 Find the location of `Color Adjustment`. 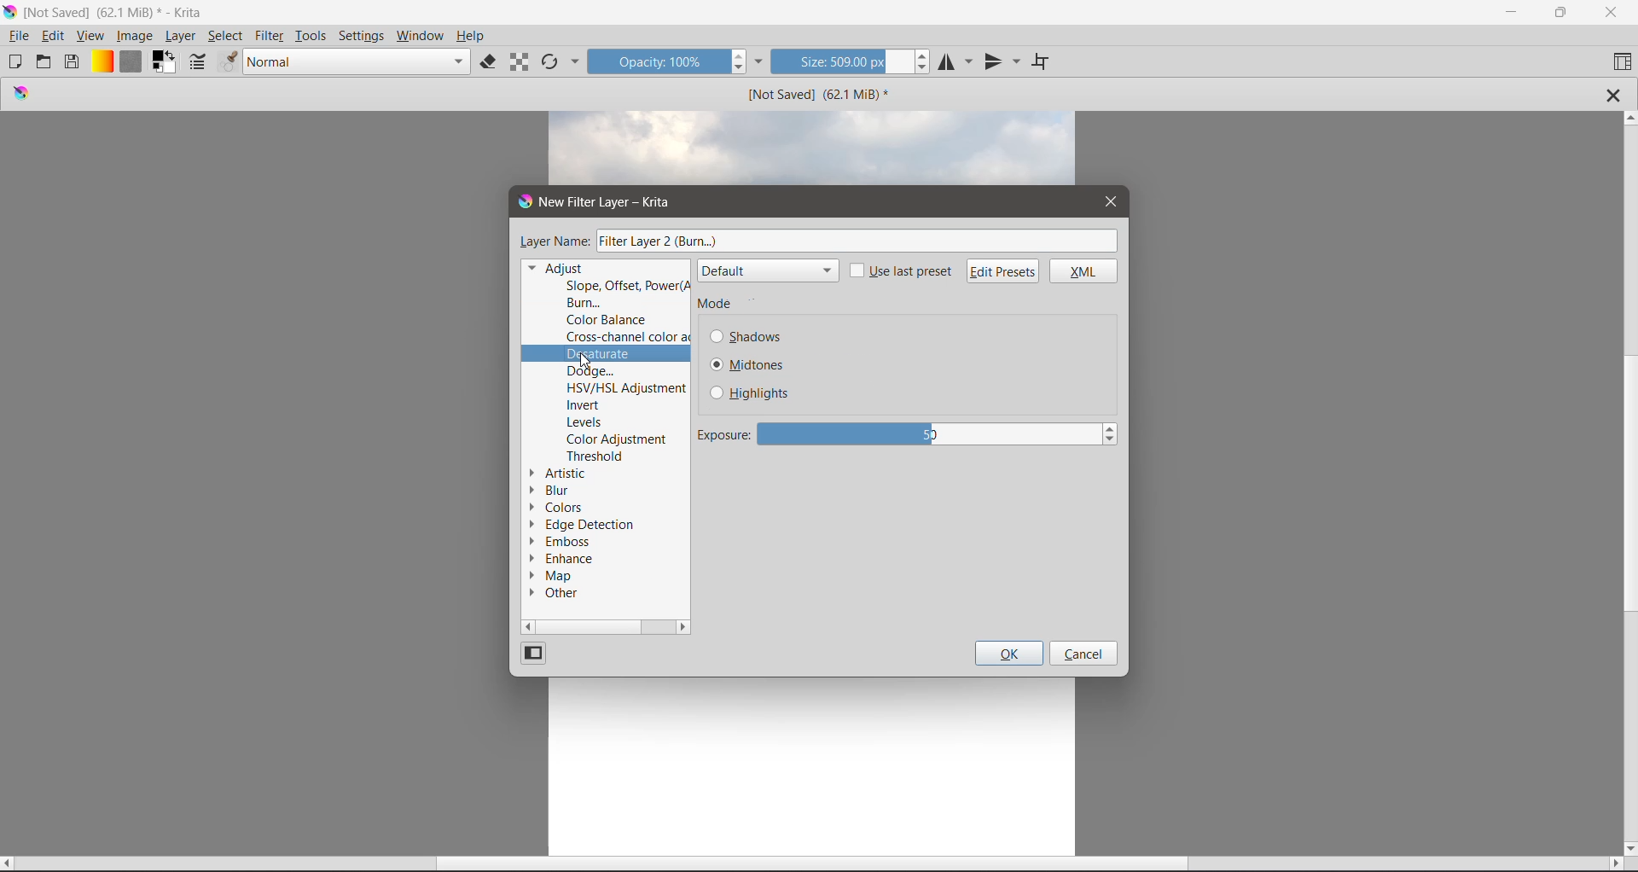

Color Adjustment is located at coordinates (616, 440).